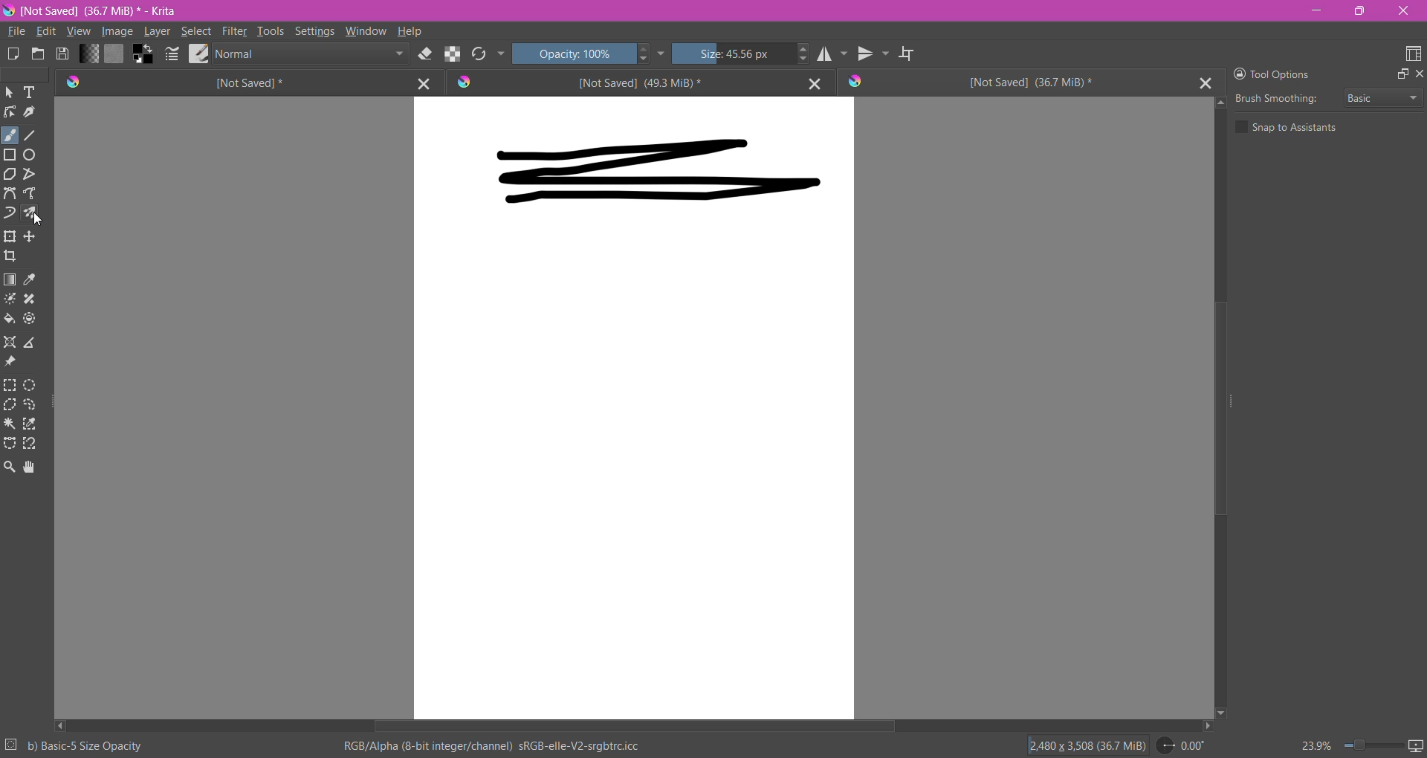 The image size is (1427, 758). Describe the element at coordinates (478, 54) in the screenshot. I see `Reload Original Presets` at that location.